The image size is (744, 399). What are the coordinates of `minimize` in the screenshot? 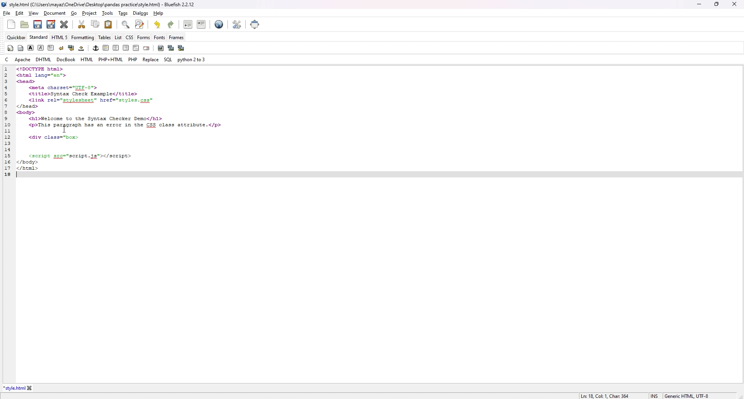 It's located at (699, 4).